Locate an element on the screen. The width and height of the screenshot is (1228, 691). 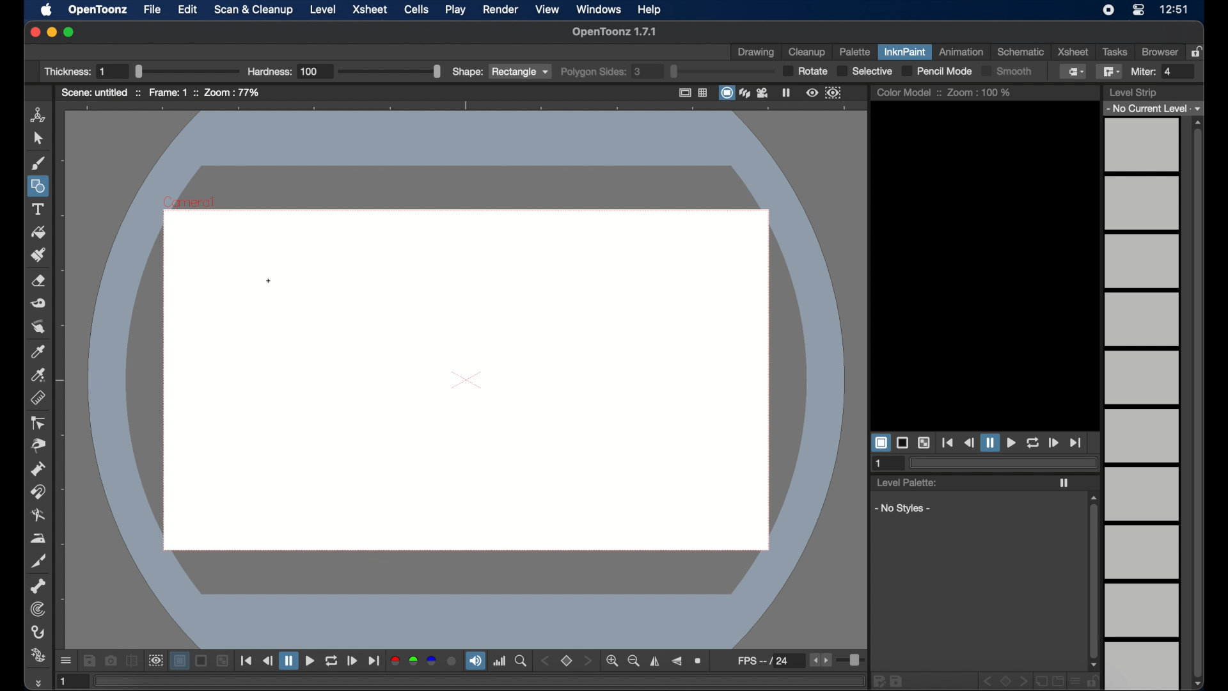
Miter is located at coordinates (1160, 72).